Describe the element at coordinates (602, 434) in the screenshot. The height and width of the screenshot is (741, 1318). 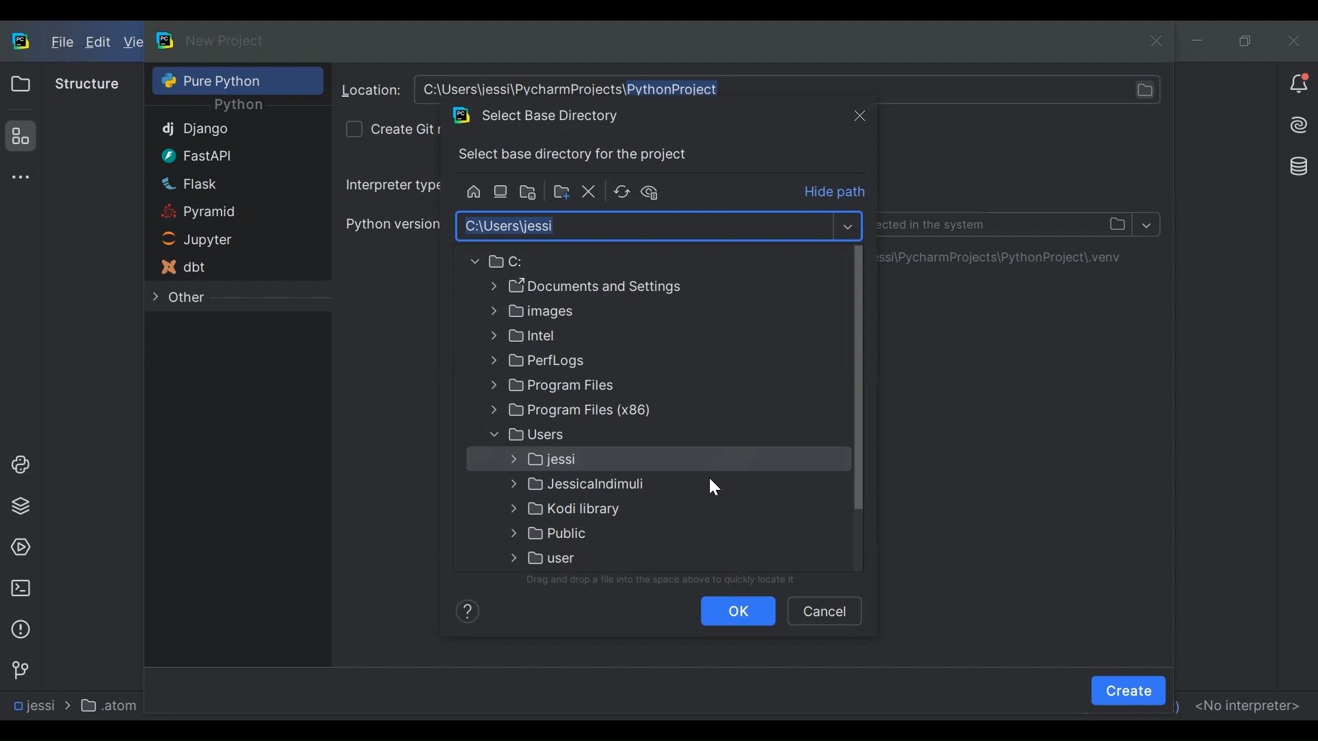
I see `` at that location.